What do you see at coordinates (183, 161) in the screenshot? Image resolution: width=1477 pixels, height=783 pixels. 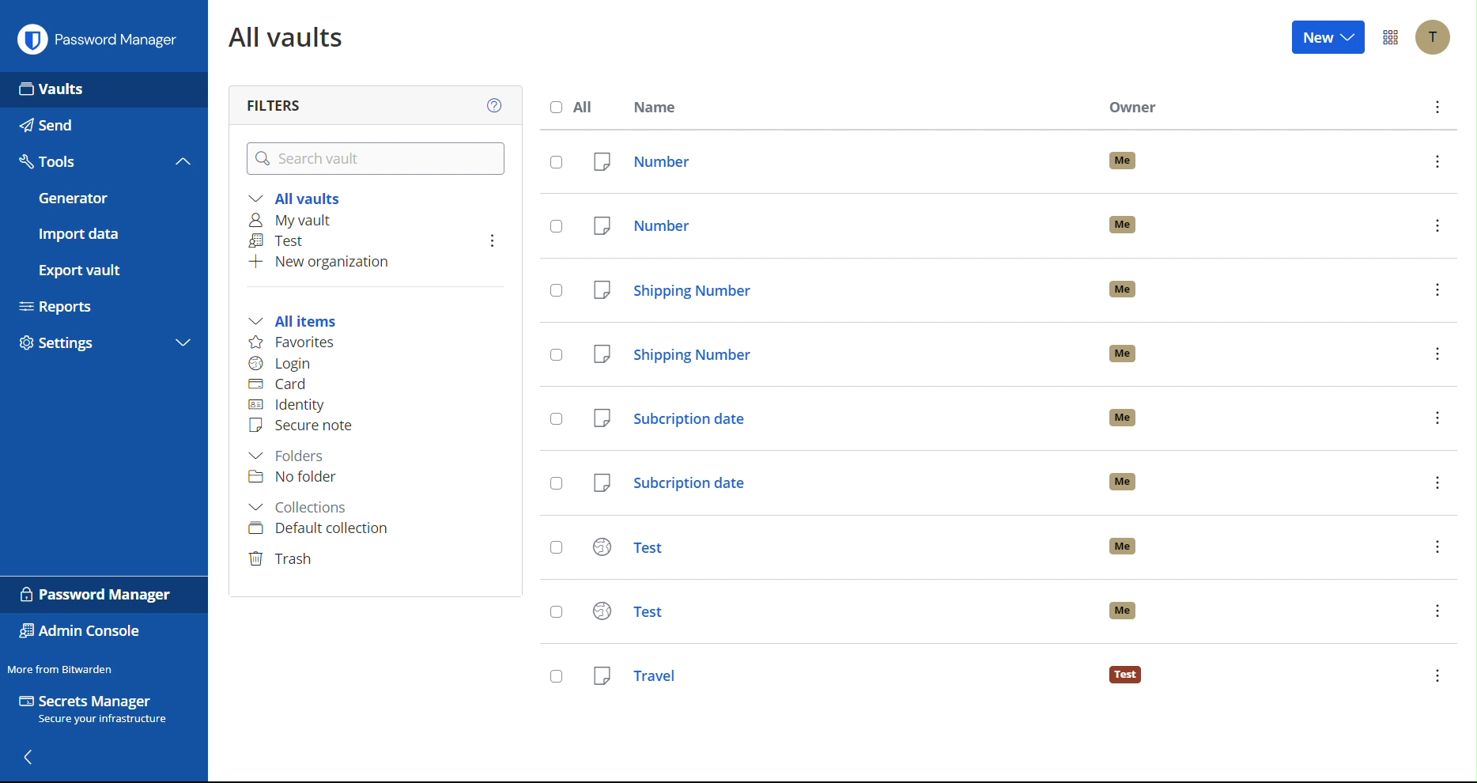 I see `collapse tools` at bounding box center [183, 161].